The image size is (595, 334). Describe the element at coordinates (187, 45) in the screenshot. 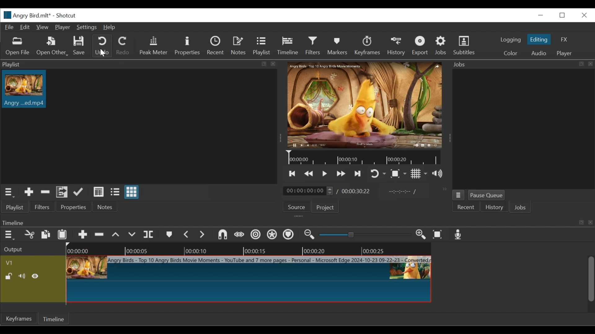

I see `Properties` at that location.